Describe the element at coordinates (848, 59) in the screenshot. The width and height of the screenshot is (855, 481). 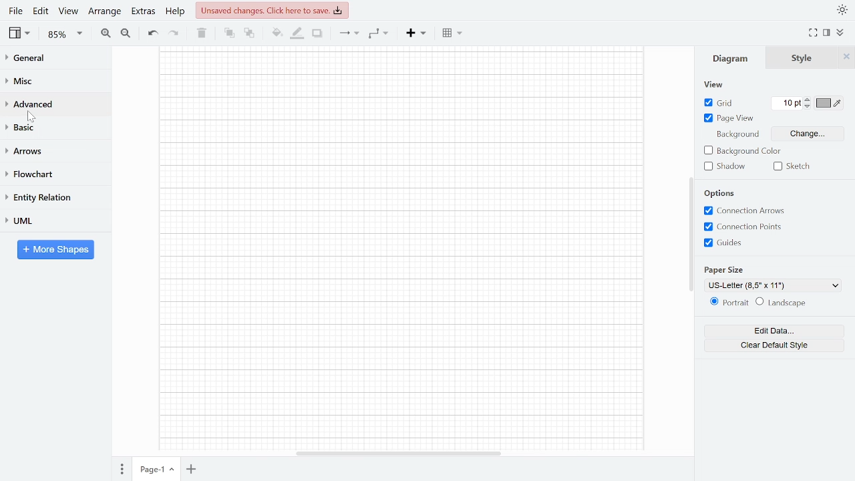
I see `Close` at that location.